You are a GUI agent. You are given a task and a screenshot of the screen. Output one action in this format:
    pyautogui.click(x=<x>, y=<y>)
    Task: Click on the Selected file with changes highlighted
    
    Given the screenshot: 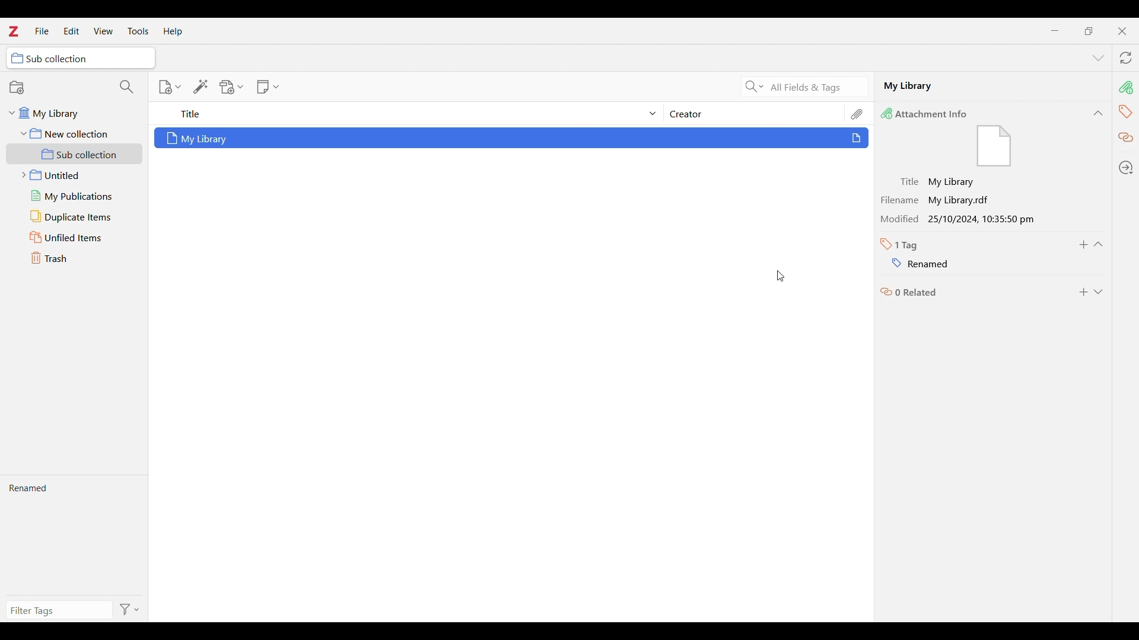 What is the action you would take?
    pyautogui.click(x=511, y=138)
    